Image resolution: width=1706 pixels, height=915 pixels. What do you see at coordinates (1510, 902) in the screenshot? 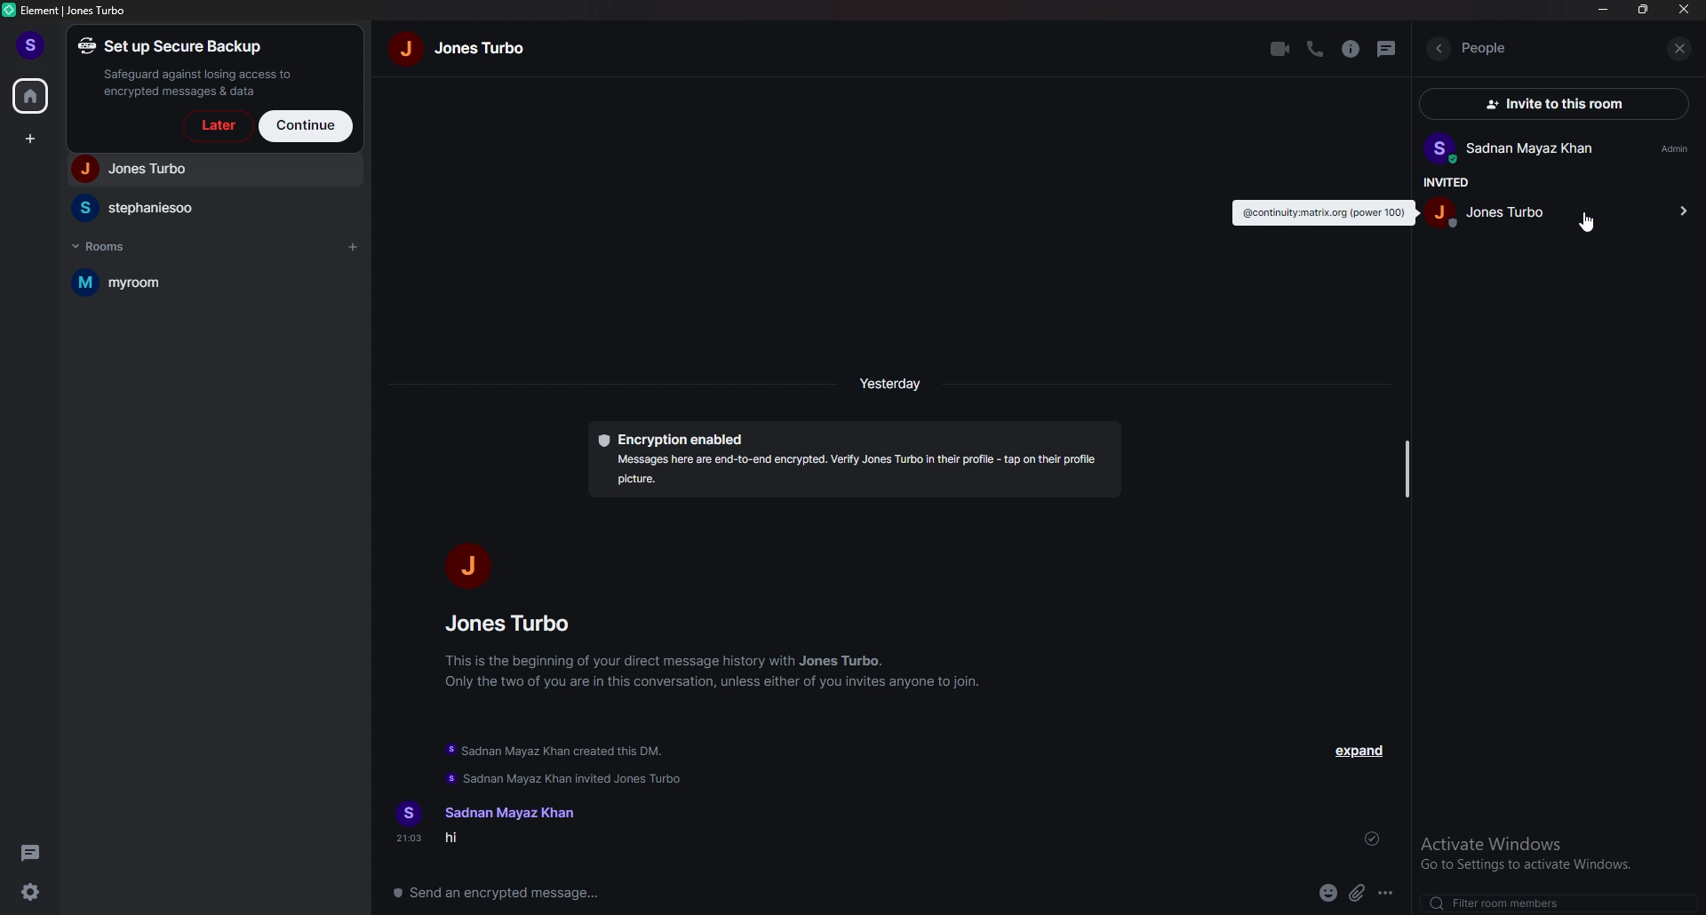
I see `filter room members` at bounding box center [1510, 902].